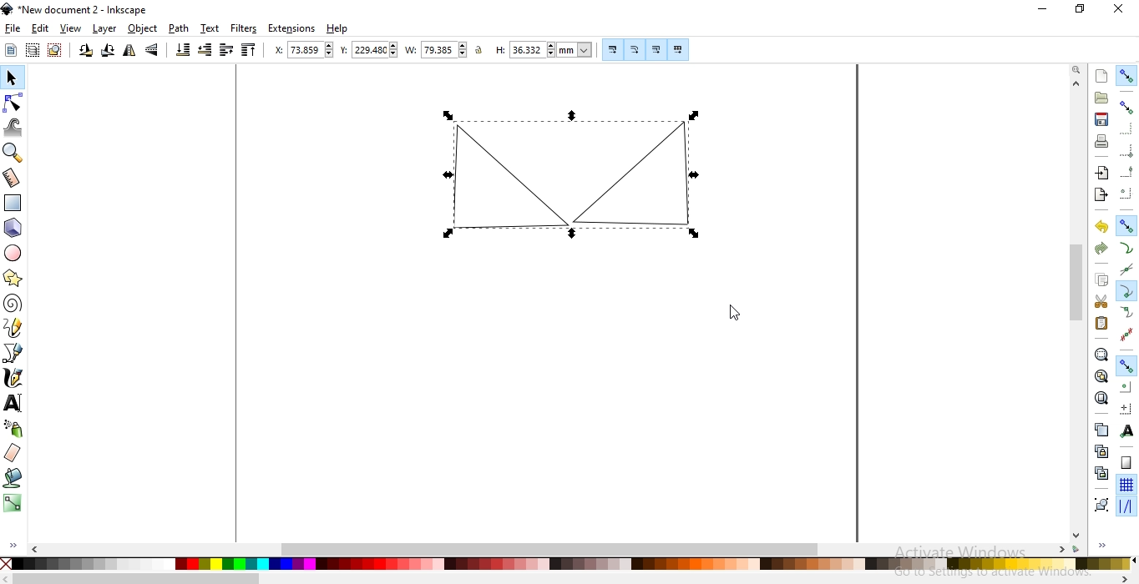 Image resolution: width=1139 pixels, height=584 pixels. Describe the element at coordinates (1102, 281) in the screenshot. I see `copy selection to clipboard` at that location.